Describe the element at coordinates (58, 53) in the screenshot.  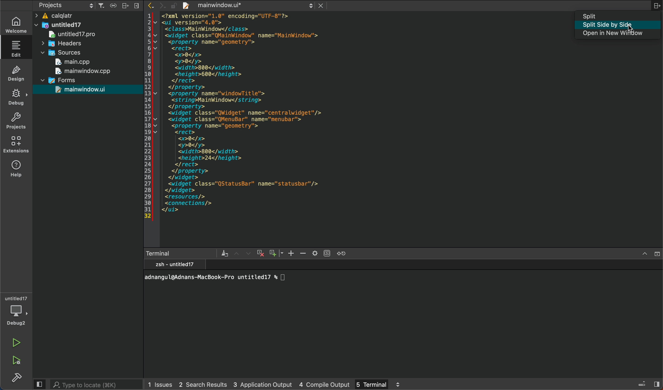
I see `sources` at that location.